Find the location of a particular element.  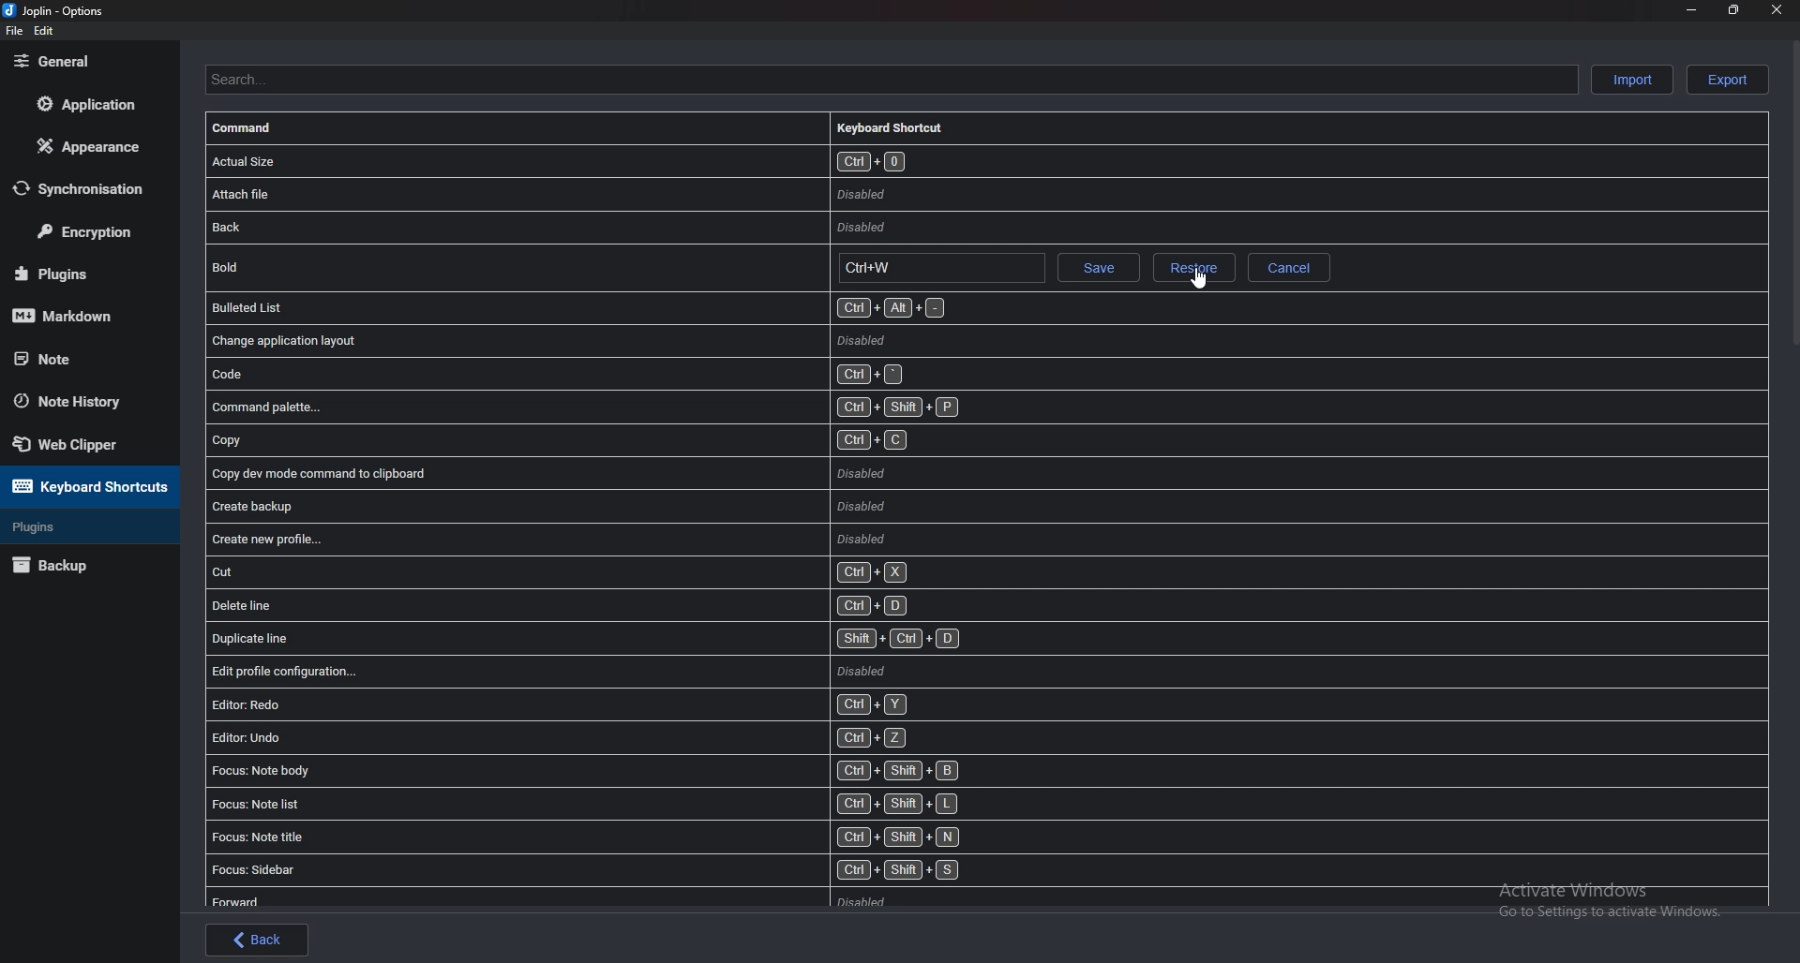

editor: ratio is located at coordinates (562, 704).